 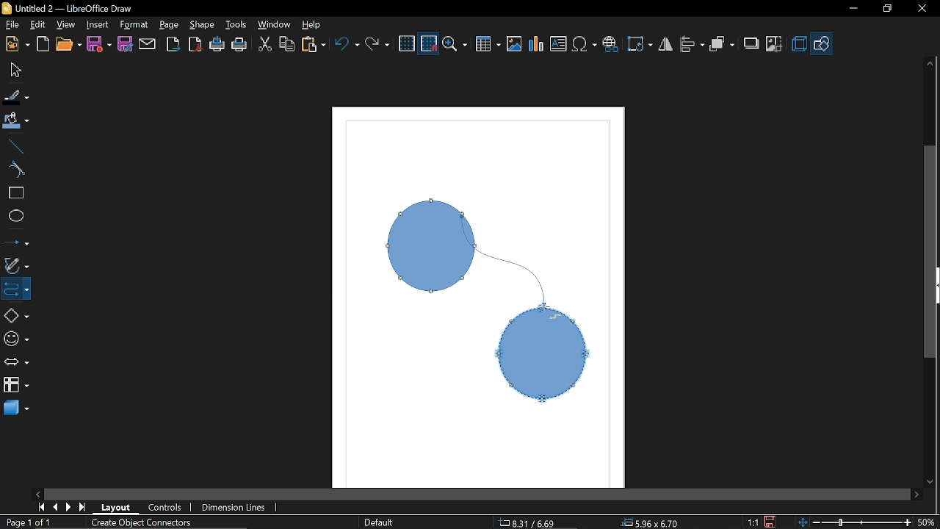 What do you see at coordinates (170, 26) in the screenshot?
I see `Page` at bounding box center [170, 26].